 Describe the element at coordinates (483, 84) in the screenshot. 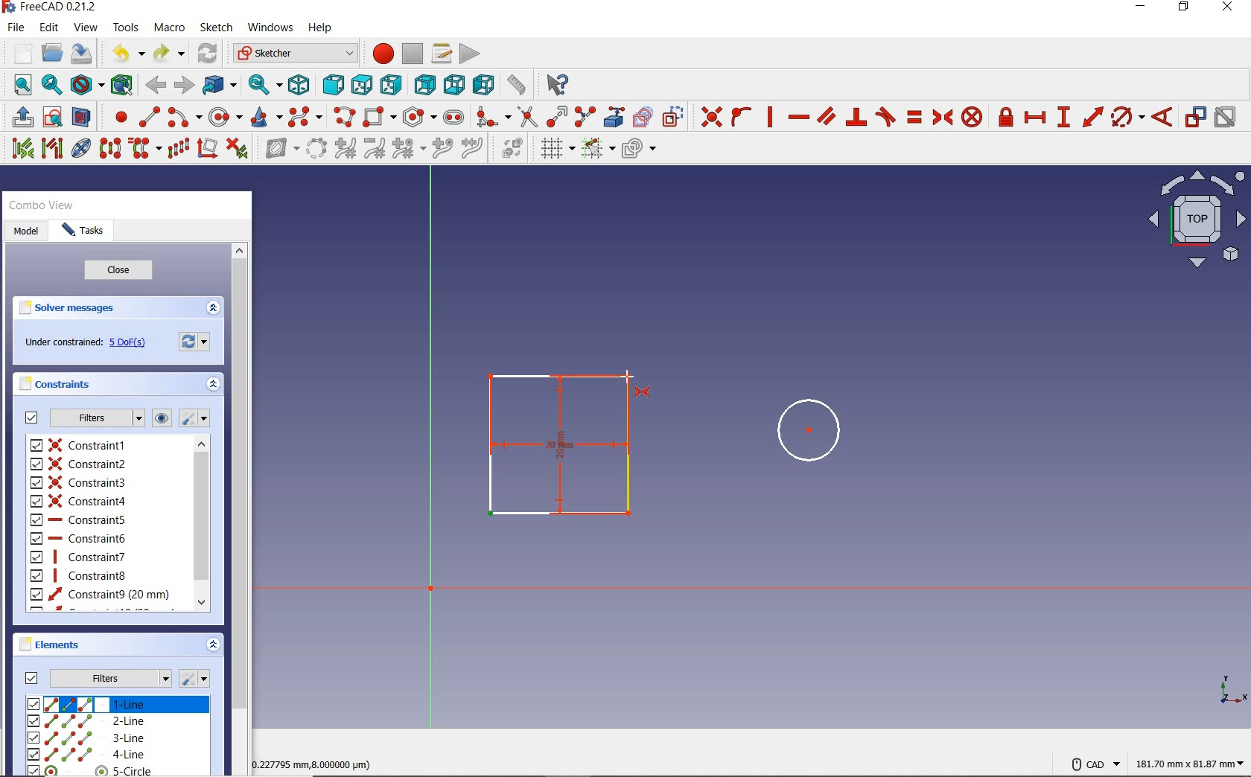

I see `left` at that location.